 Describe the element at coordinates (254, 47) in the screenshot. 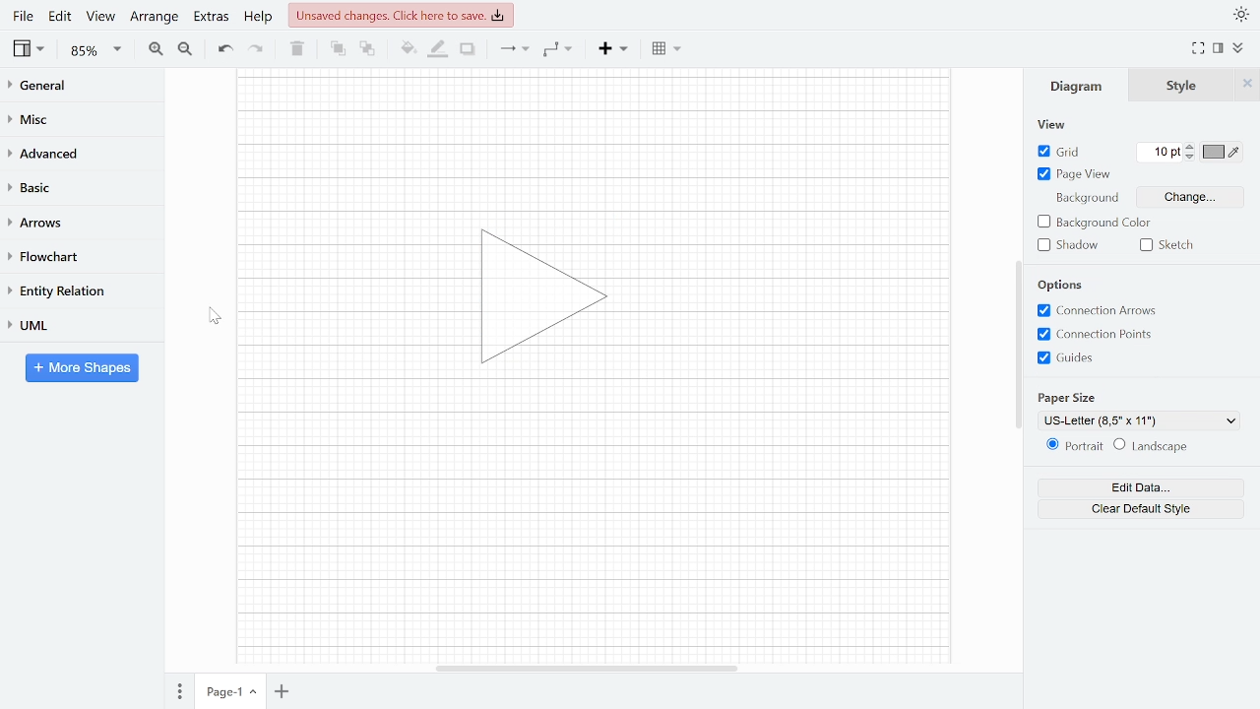

I see `Redo` at that location.